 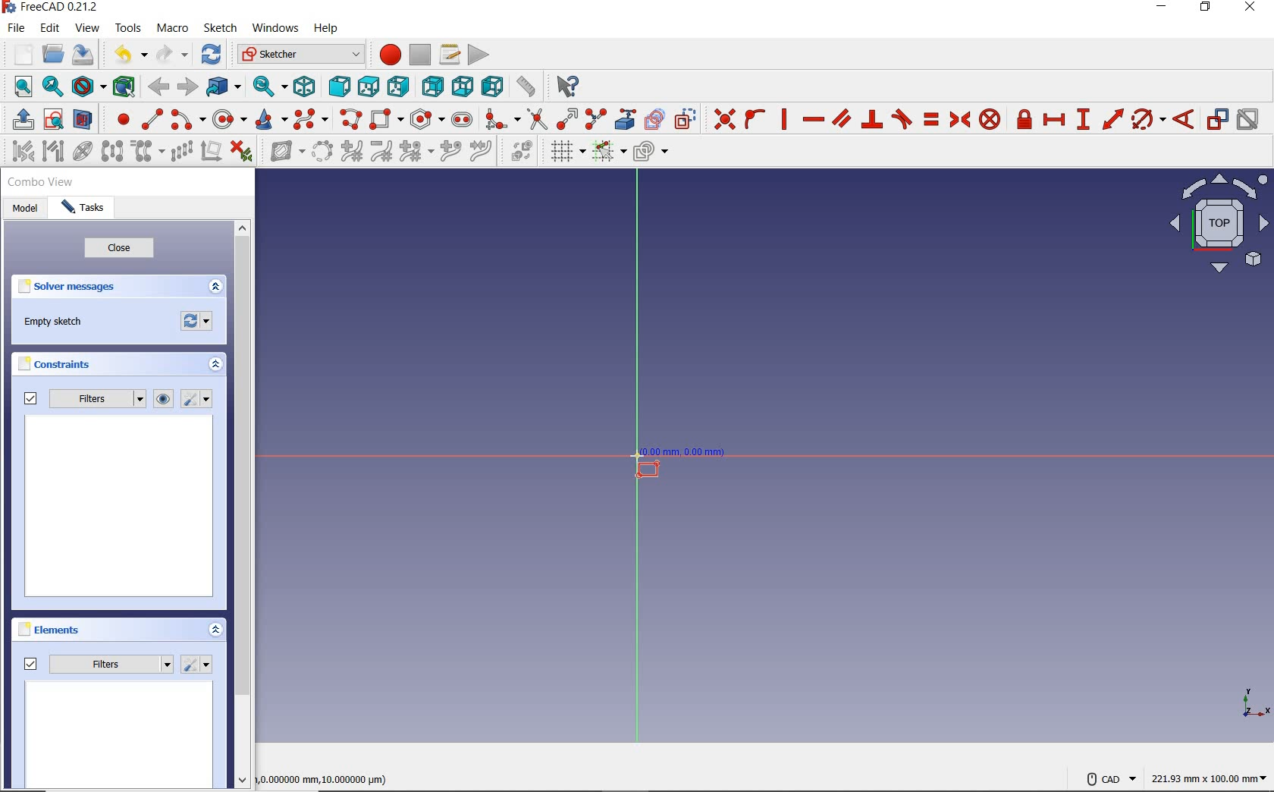 What do you see at coordinates (160, 87) in the screenshot?
I see `back` at bounding box center [160, 87].